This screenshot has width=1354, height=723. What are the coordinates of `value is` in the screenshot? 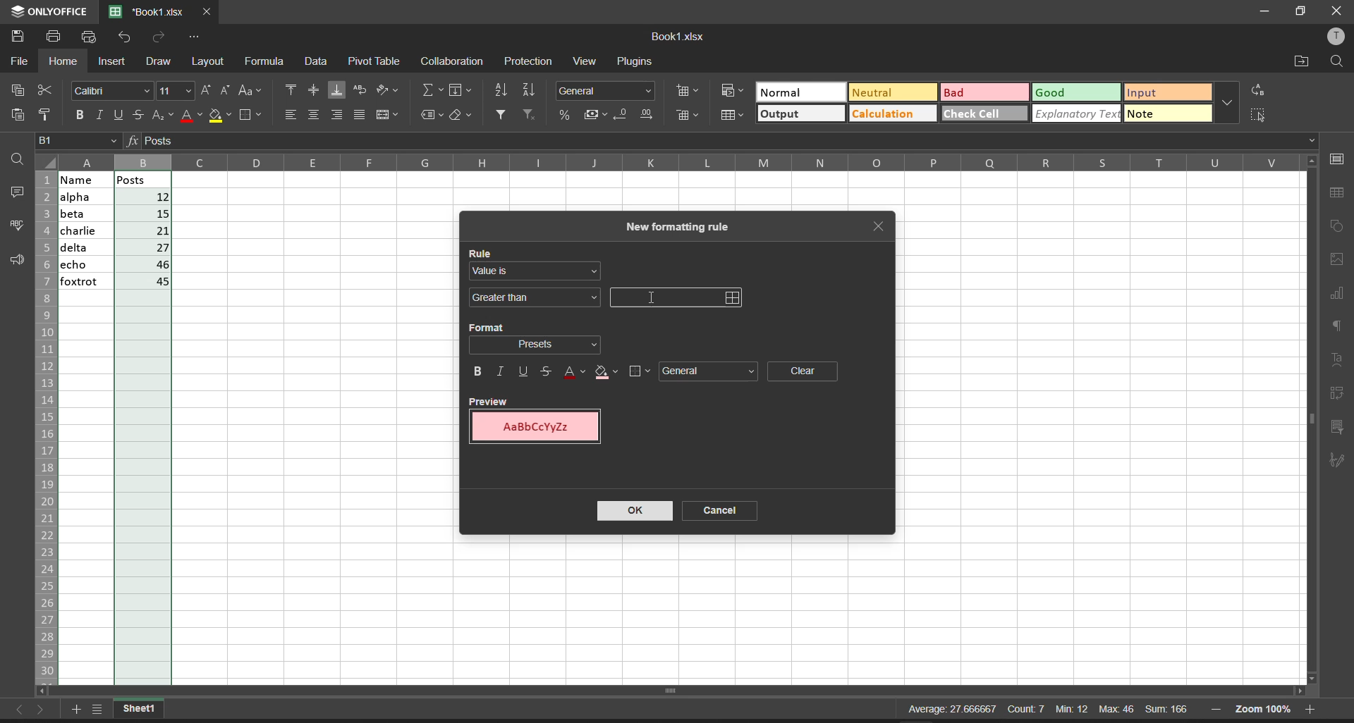 It's located at (537, 273).